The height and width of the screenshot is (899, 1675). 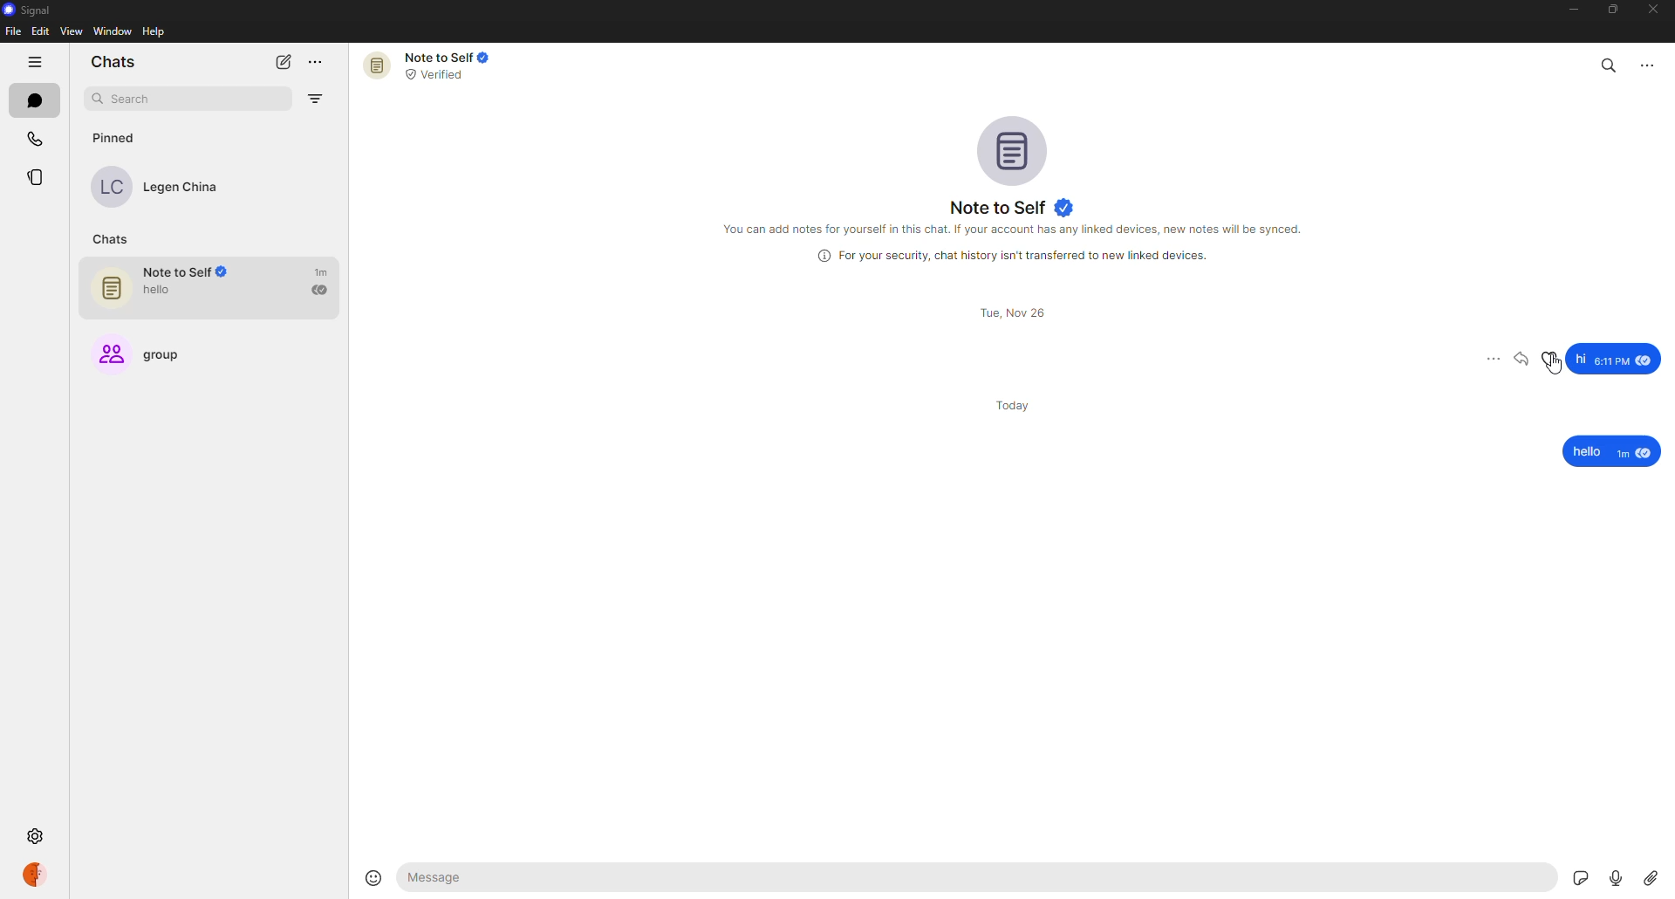 I want to click on pinned, so click(x=113, y=138).